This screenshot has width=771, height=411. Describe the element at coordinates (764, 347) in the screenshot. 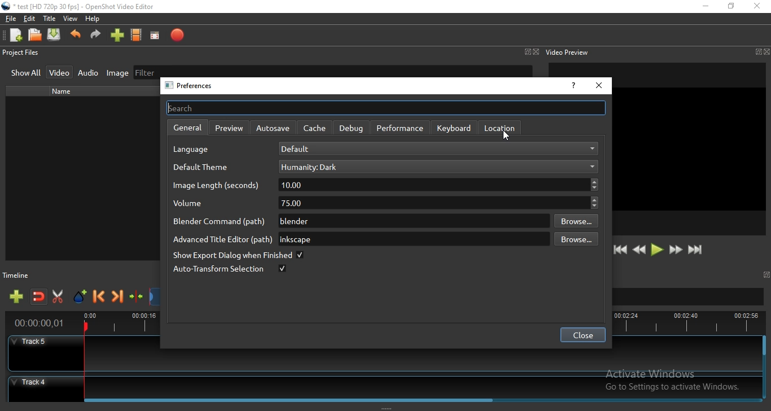

I see `vertical scroll bar` at that location.